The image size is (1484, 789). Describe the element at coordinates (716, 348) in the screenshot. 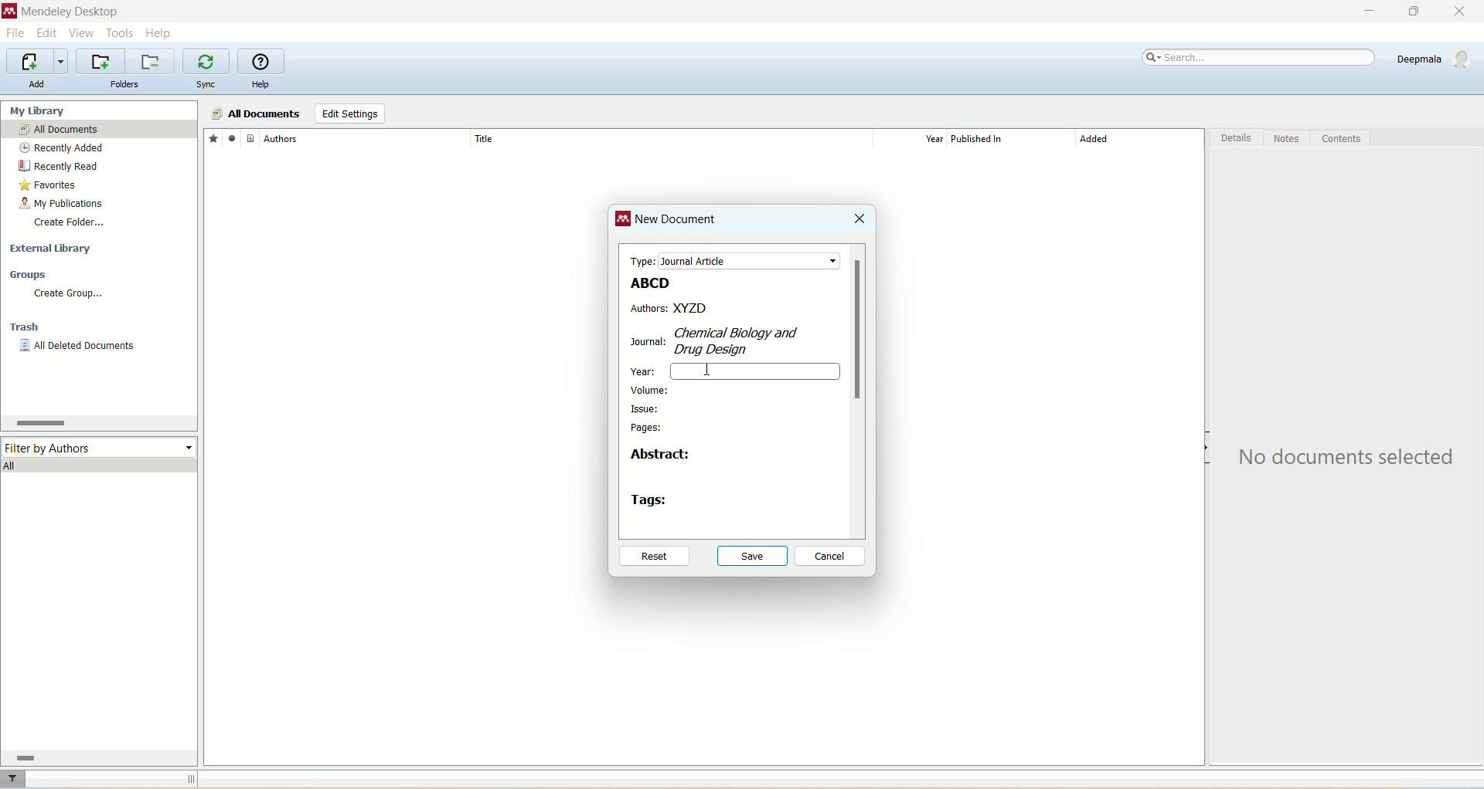

I see `Desigr` at that location.